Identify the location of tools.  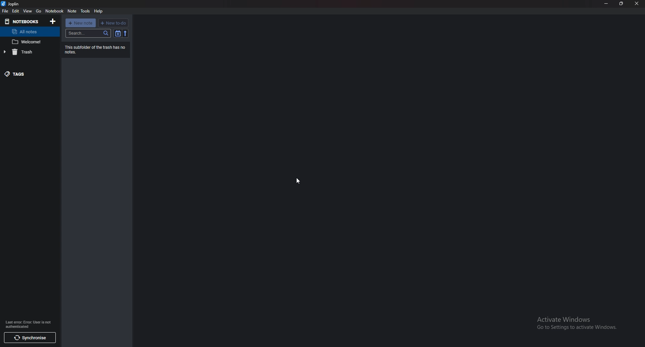
(86, 11).